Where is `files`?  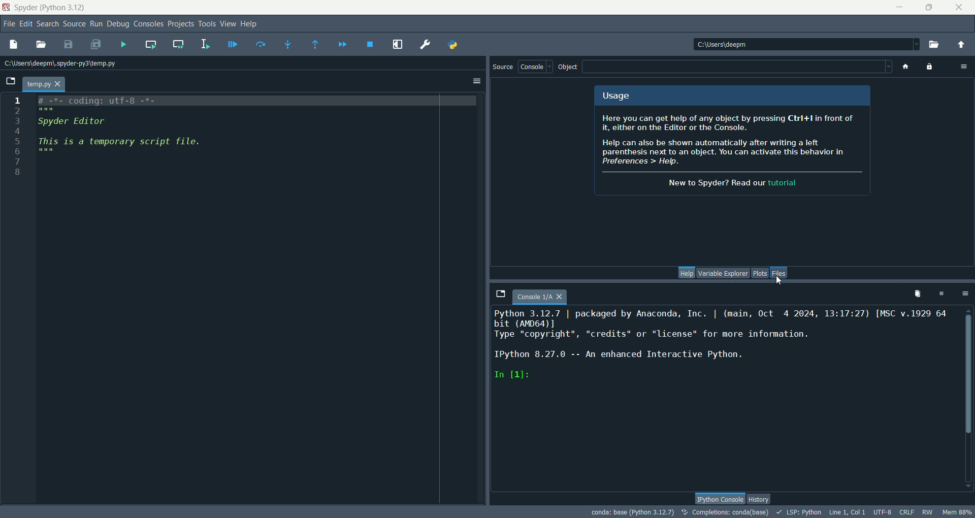
files is located at coordinates (779, 273).